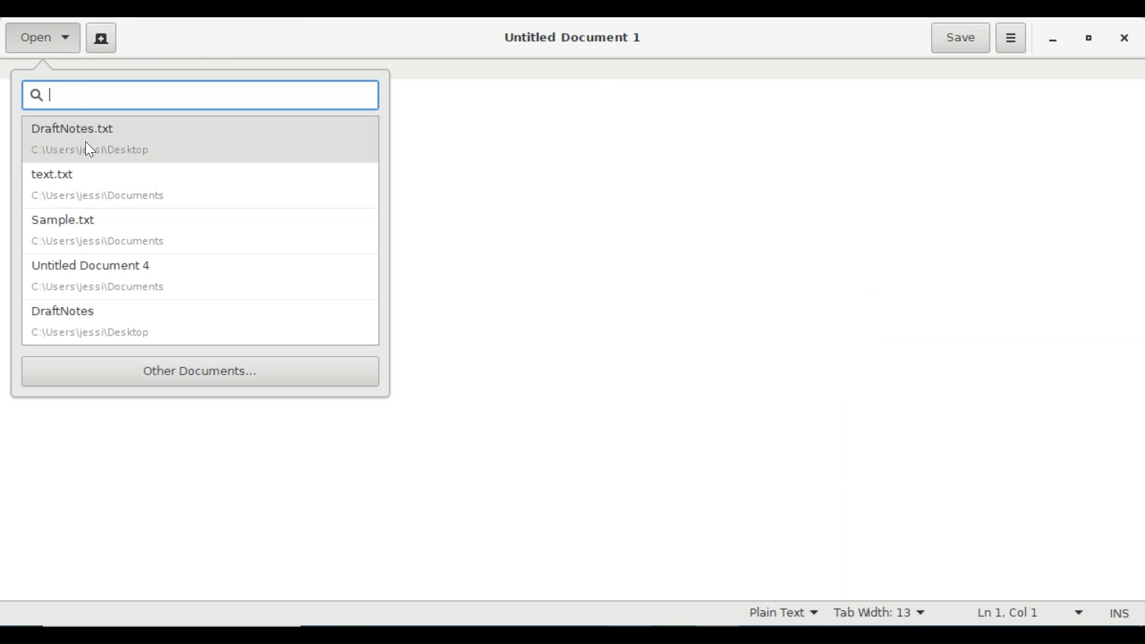  I want to click on Tab Width, so click(879, 613).